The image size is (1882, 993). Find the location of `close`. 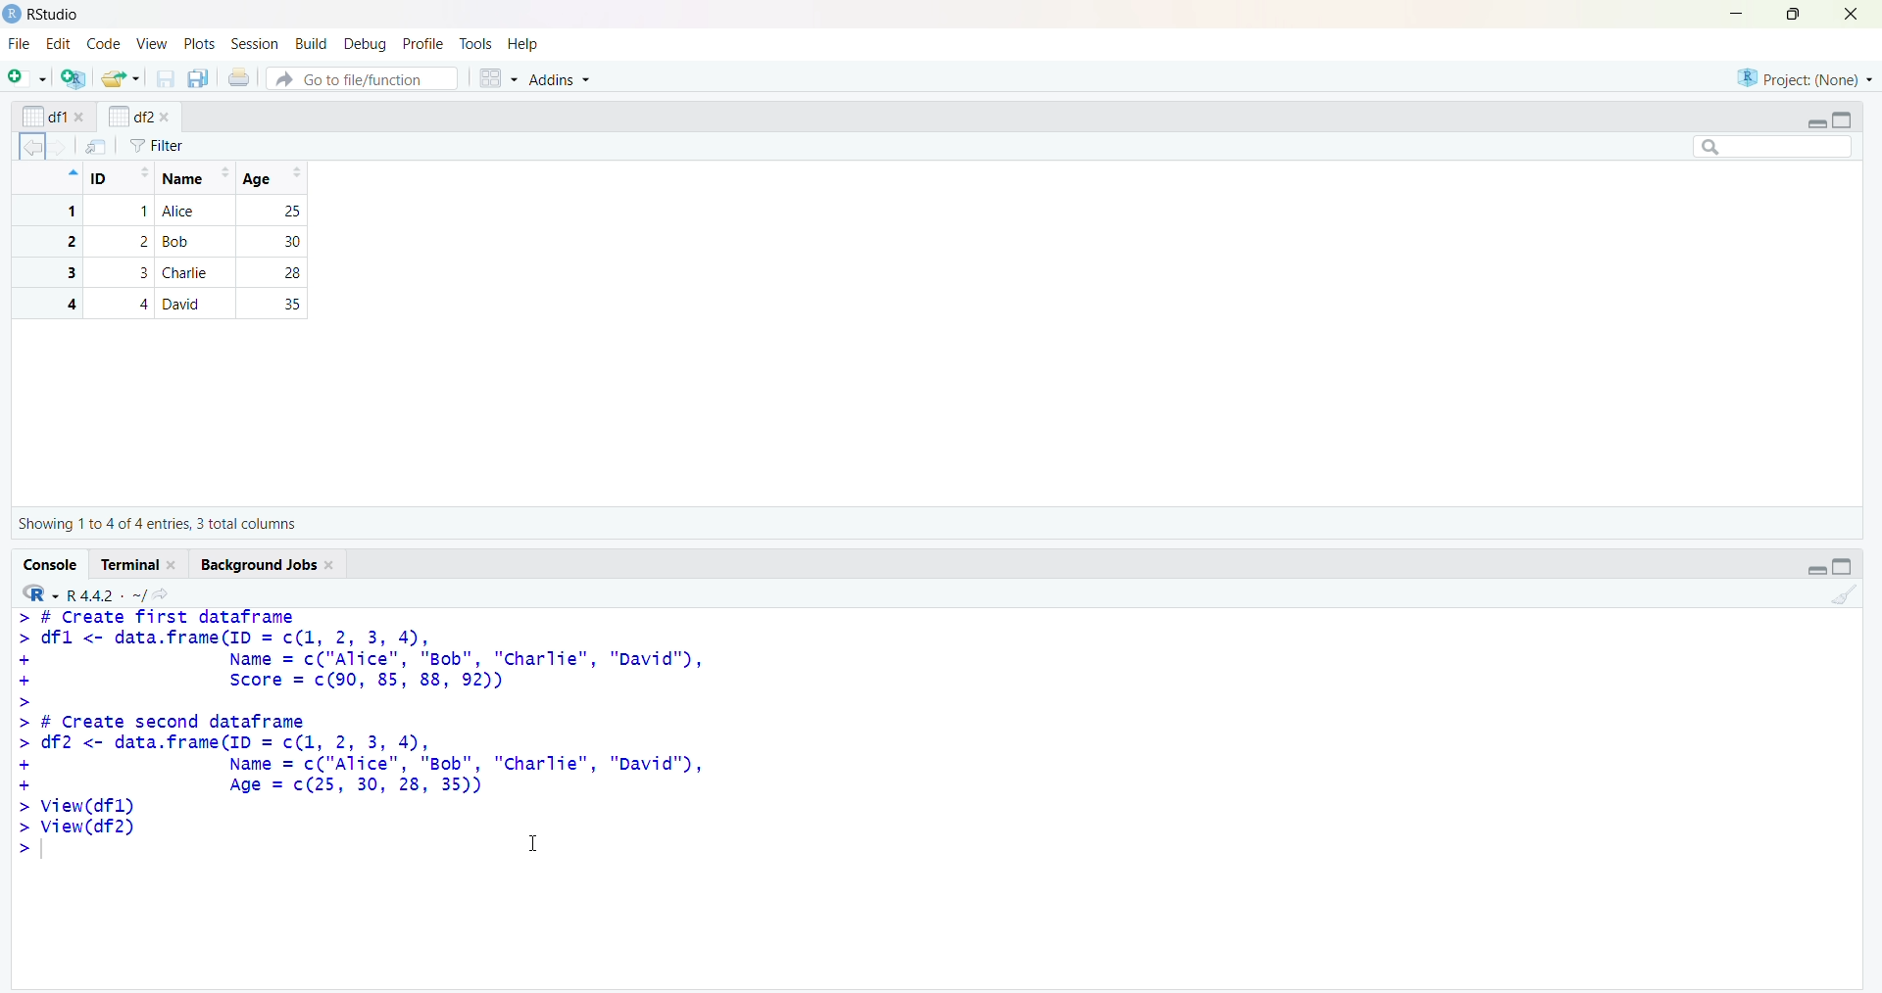

close is located at coordinates (174, 565).